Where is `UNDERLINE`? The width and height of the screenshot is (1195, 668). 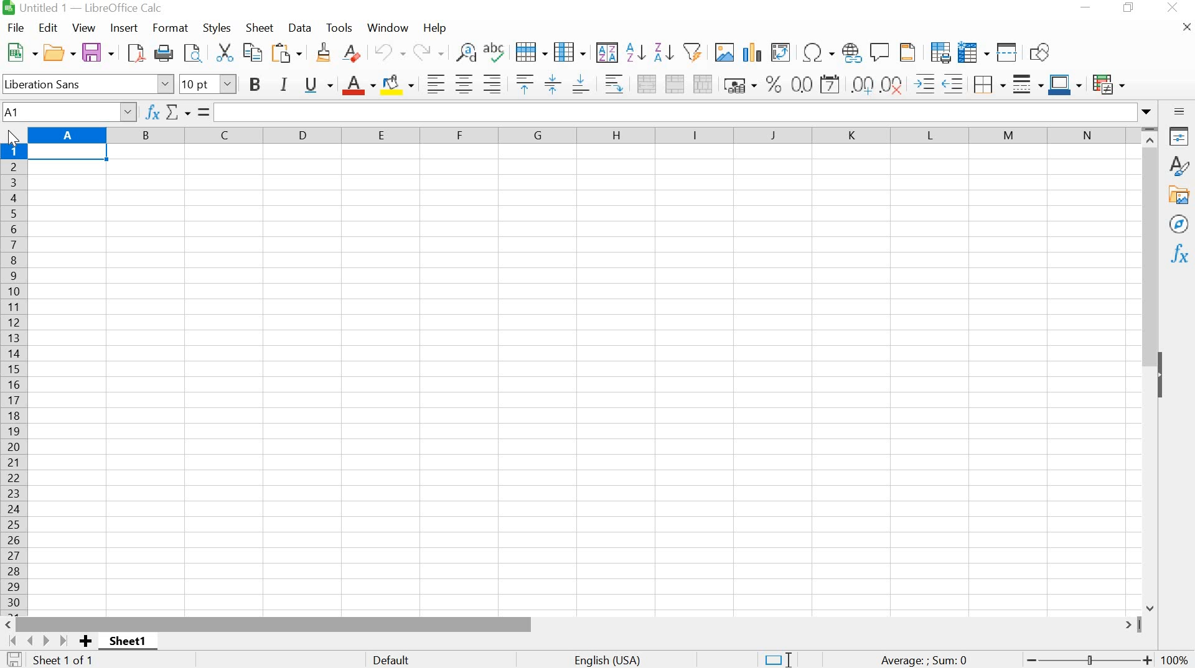
UNDERLINE is located at coordinates (318, 85).